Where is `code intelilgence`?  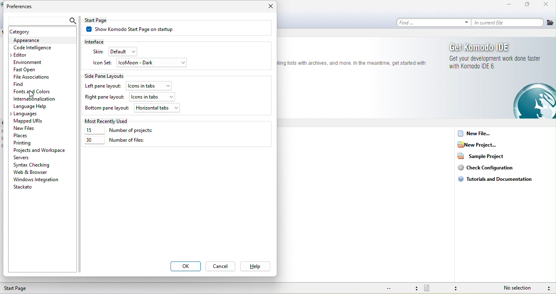 code intelilgence is located at coordinates (39, 48).